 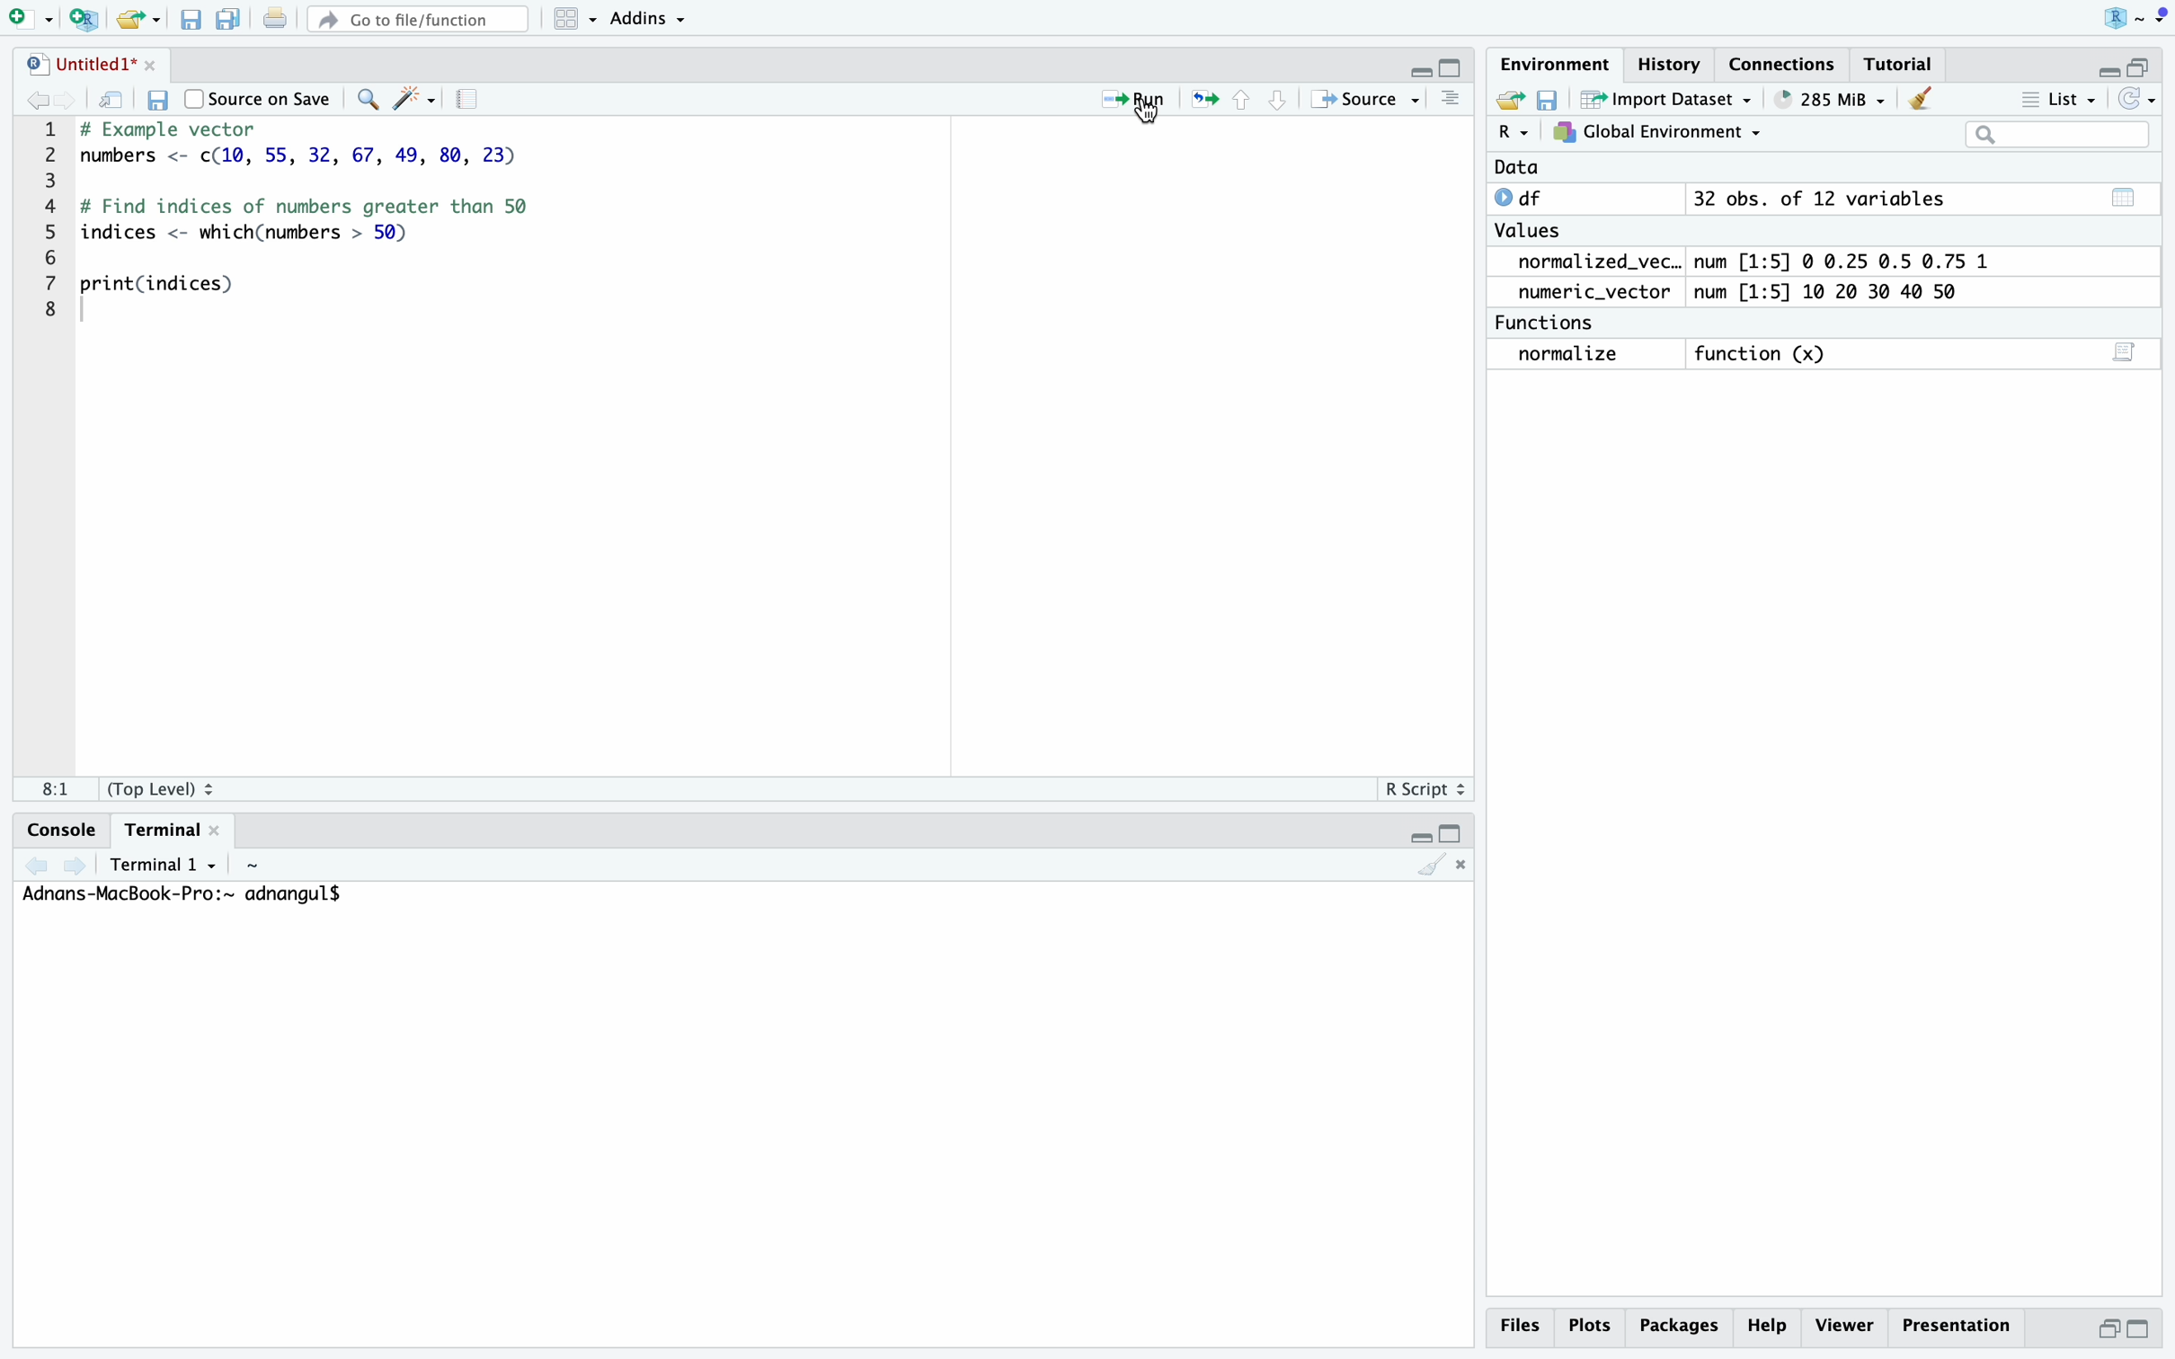 What do you see at coordinates (1585, 355) in the screenshot?
I see `normalize` at bounding box center [1585, 355].